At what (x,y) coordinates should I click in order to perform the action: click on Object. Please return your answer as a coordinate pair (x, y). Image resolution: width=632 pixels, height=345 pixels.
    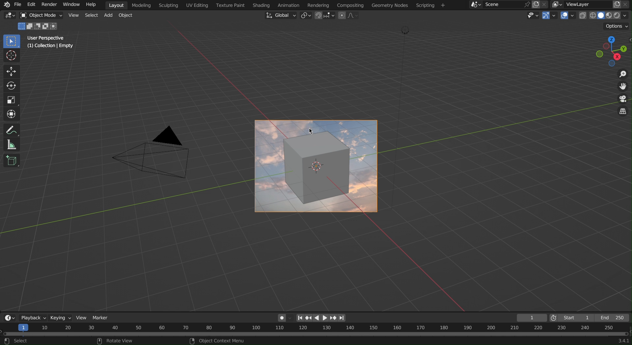
    Looking at the image, I should click on (128, 17).